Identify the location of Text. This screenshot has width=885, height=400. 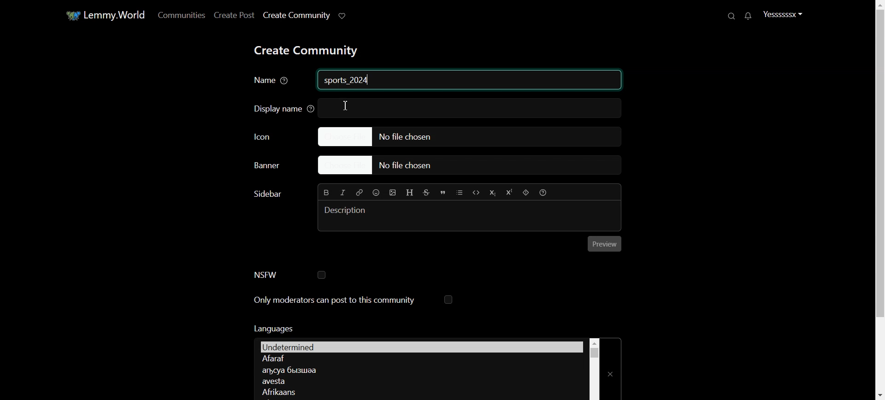
(266, 194).